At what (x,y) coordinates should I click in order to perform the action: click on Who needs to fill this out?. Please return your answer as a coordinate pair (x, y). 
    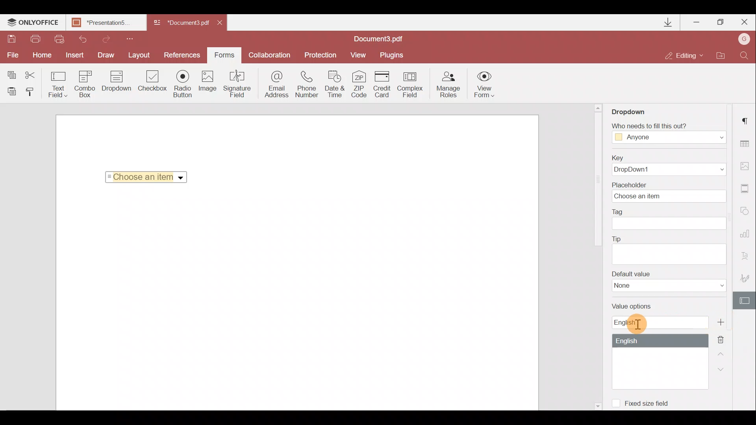
    Looking at the image, I should click on (669, 131).